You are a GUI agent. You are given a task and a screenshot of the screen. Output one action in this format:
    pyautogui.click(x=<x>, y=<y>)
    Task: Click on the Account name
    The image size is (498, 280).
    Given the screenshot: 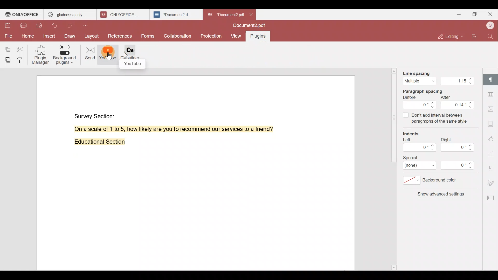 What is the action you would take?
    pyautogui.click(x=490, y=26)
    